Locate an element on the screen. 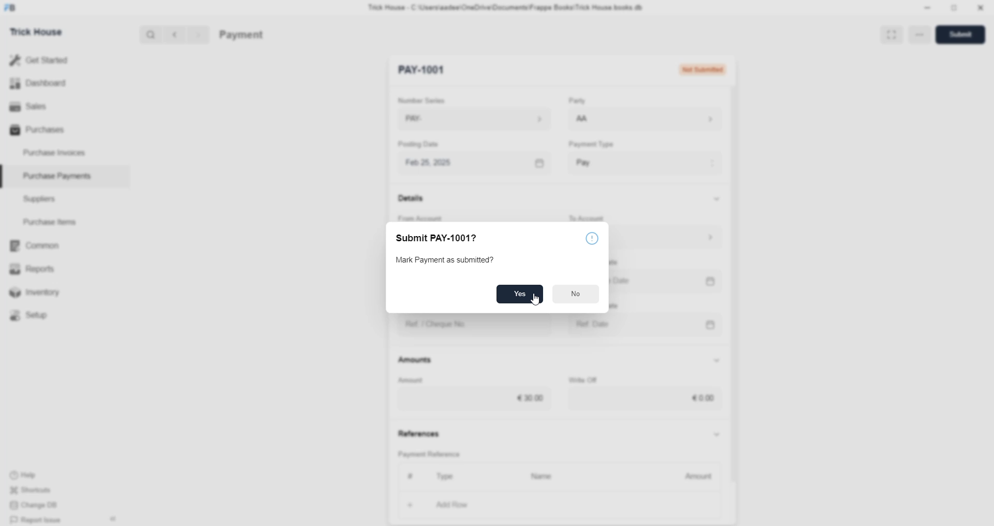 This screenshot has width=994, height=526. Amounts is located at coordinates (421, 360).